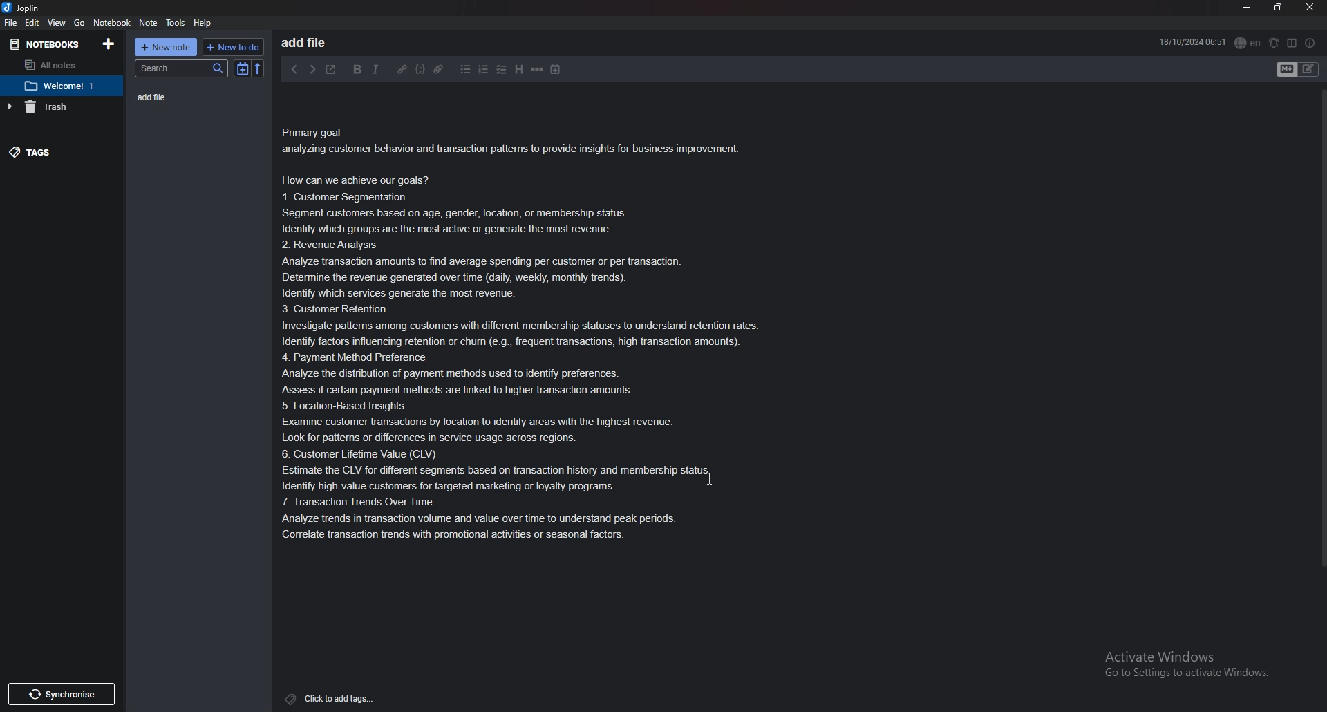  What do you see at coordinates (332, 697) in the screenshot?
I see `Add tags` at bounding box center [332, 697].